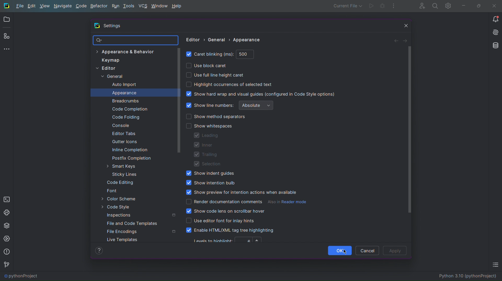 The height and width of the screenshot is (281, 502). Describe the element at coordinates (125, 101) in the screenshot. I see `Breadcrumbs` at that location.